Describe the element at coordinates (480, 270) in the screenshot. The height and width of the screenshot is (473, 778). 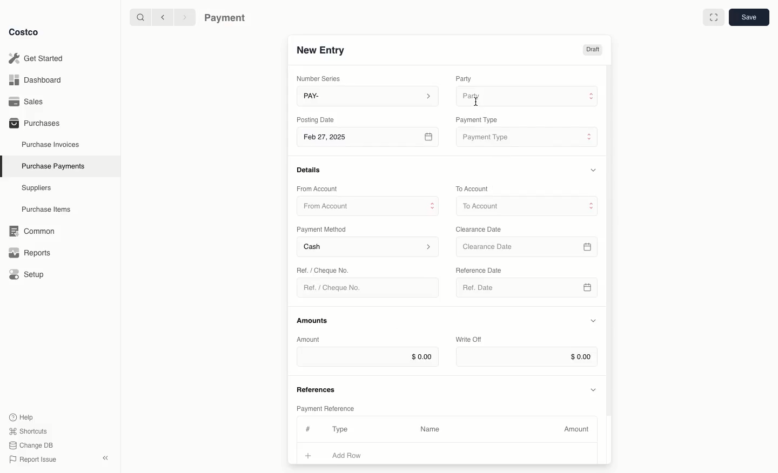
I see `‘Reference Date` at that location.